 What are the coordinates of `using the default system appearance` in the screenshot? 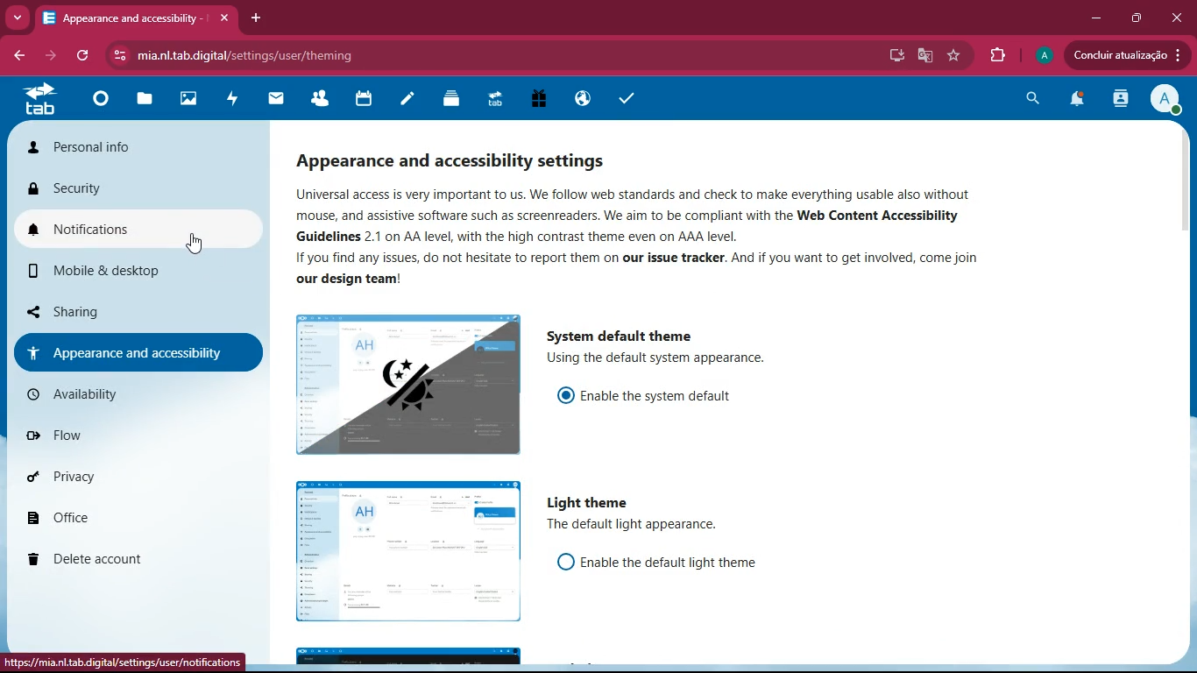 It's located at (708, 360).